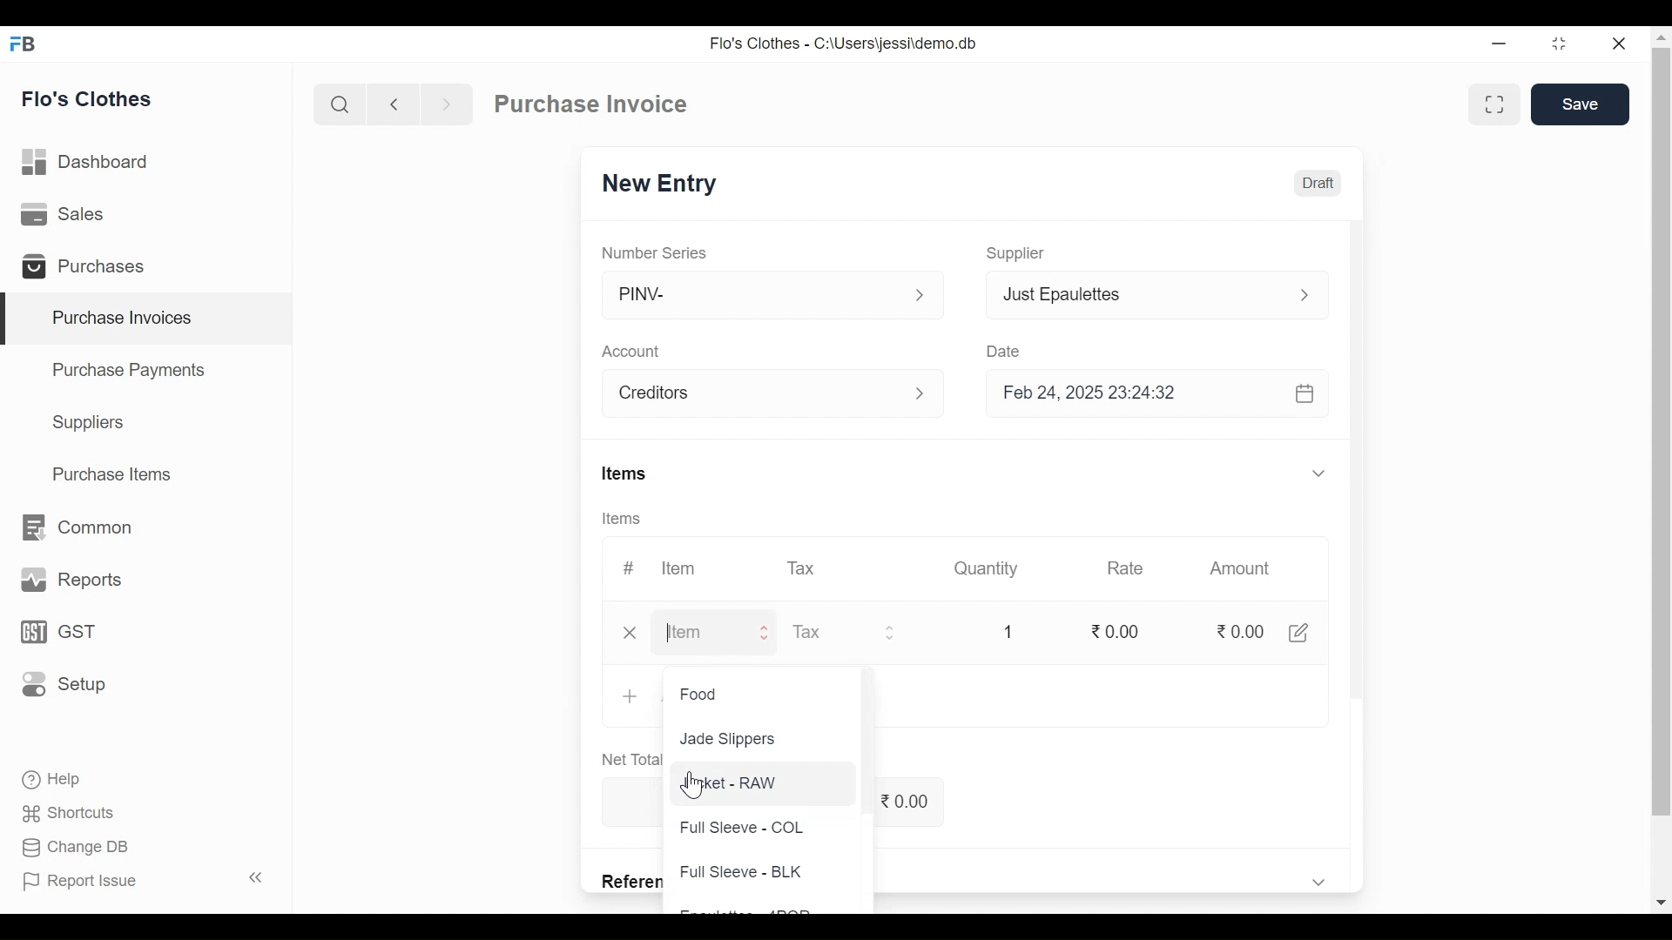  Describe the element at coordinates (629, 352) in the screenshot. I see `Account` at that location.